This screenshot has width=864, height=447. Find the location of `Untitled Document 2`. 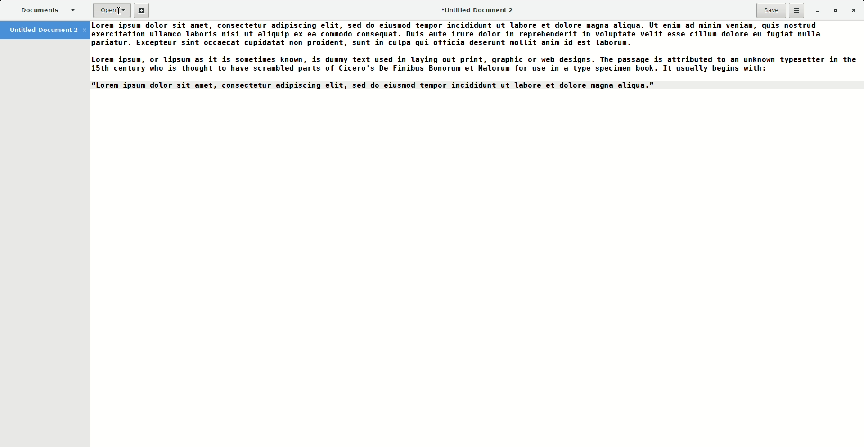

Untitled Document 2 is located at coordinates (45, 31).